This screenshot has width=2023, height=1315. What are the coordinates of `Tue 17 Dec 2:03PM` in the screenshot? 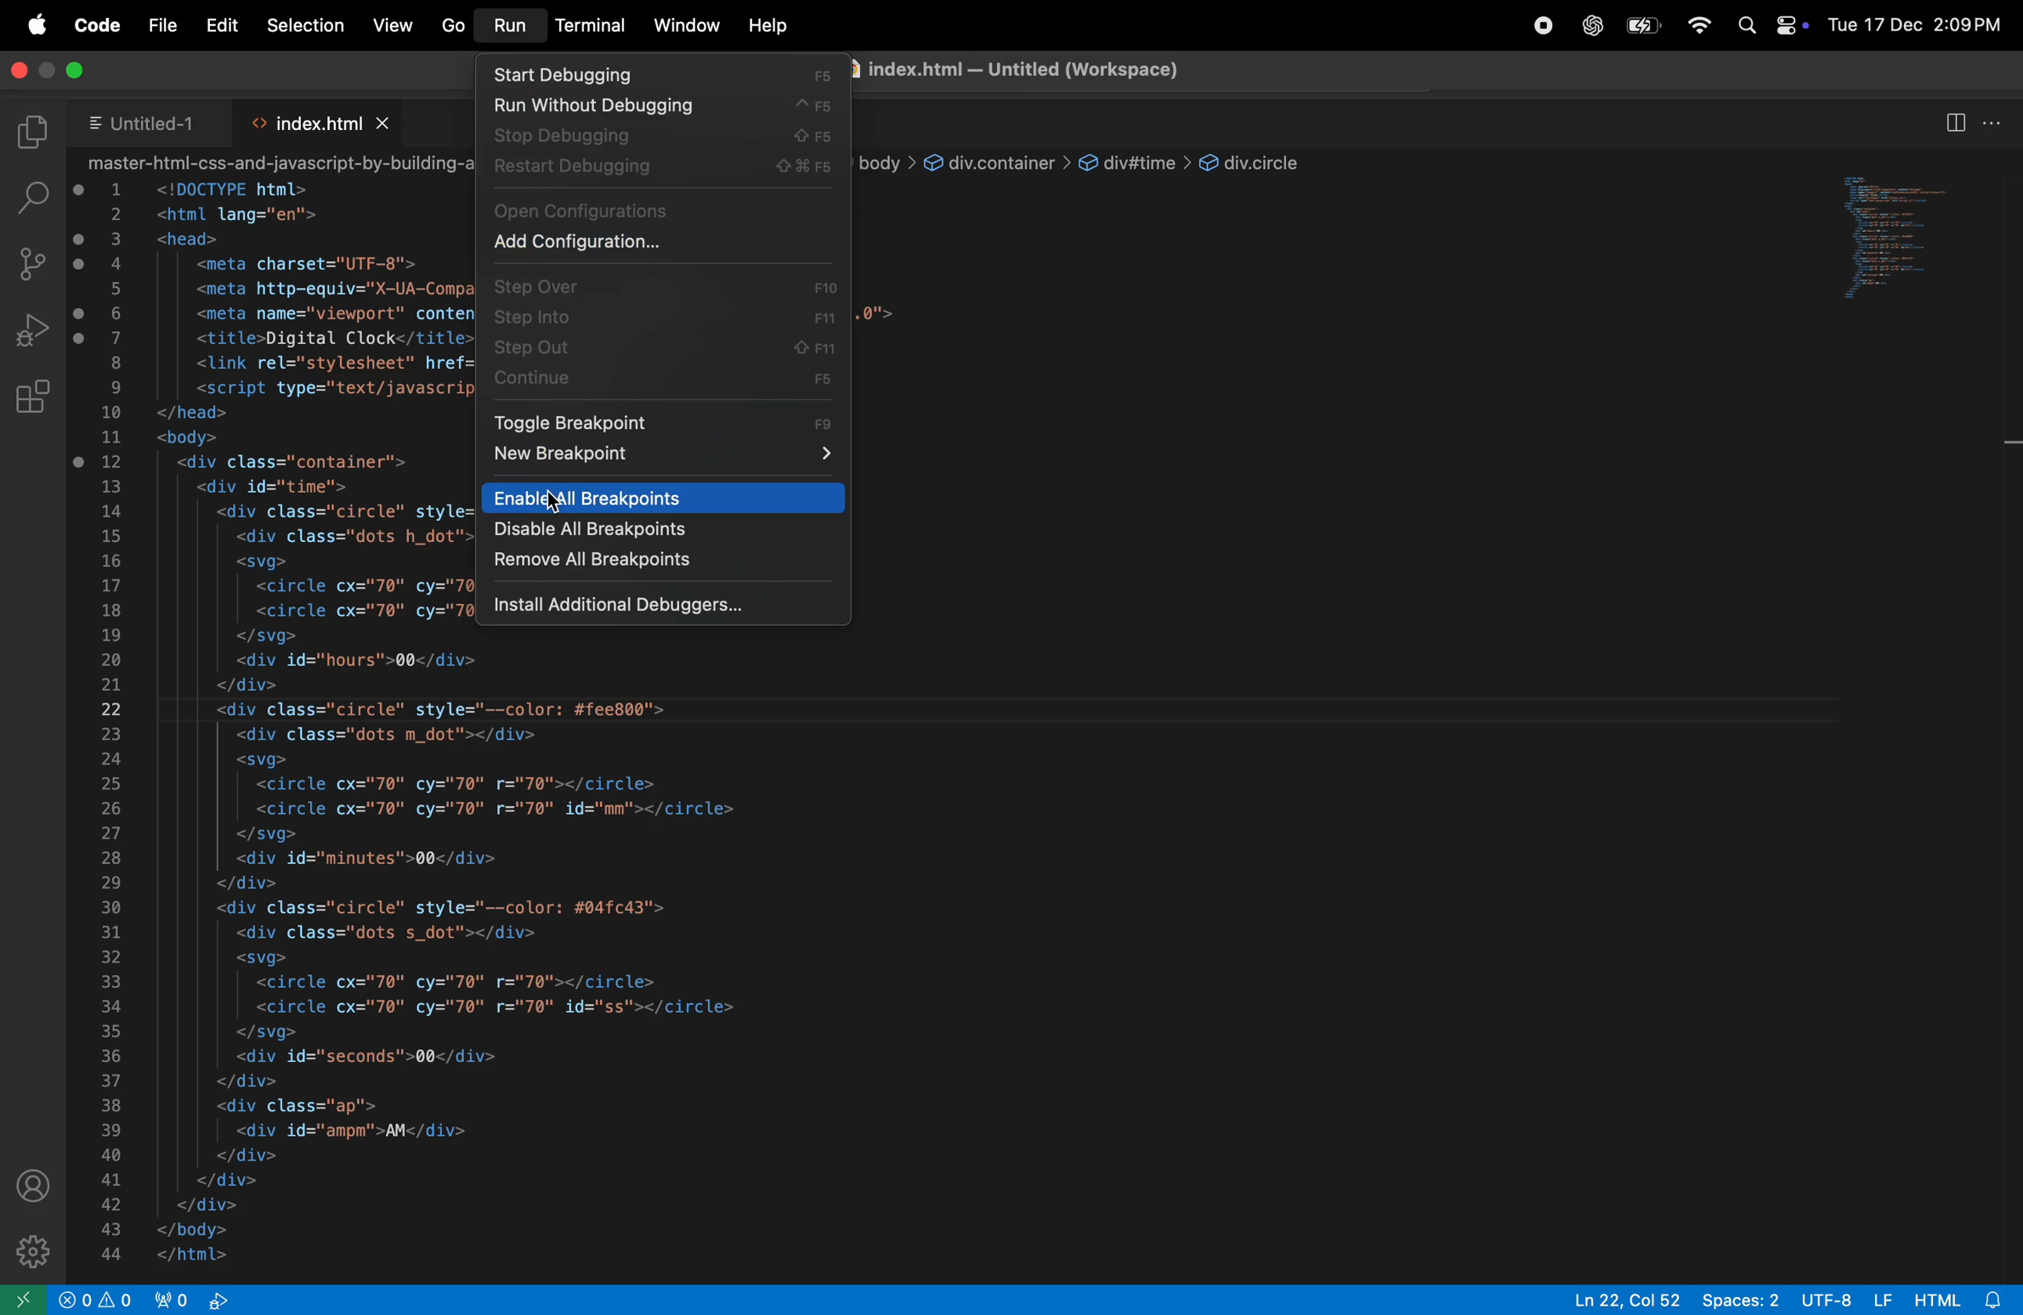 It's located at (1912, 26).